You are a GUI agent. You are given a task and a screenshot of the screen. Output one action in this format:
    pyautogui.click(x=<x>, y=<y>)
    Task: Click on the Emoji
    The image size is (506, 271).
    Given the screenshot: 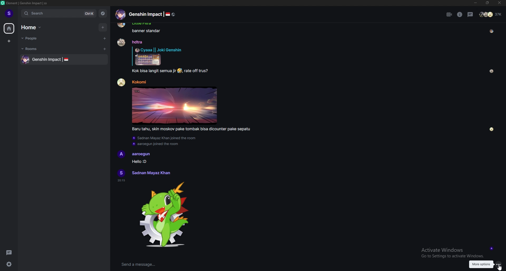 What is the action you would take?
    pyautogui.click(x=179, y=71)
    